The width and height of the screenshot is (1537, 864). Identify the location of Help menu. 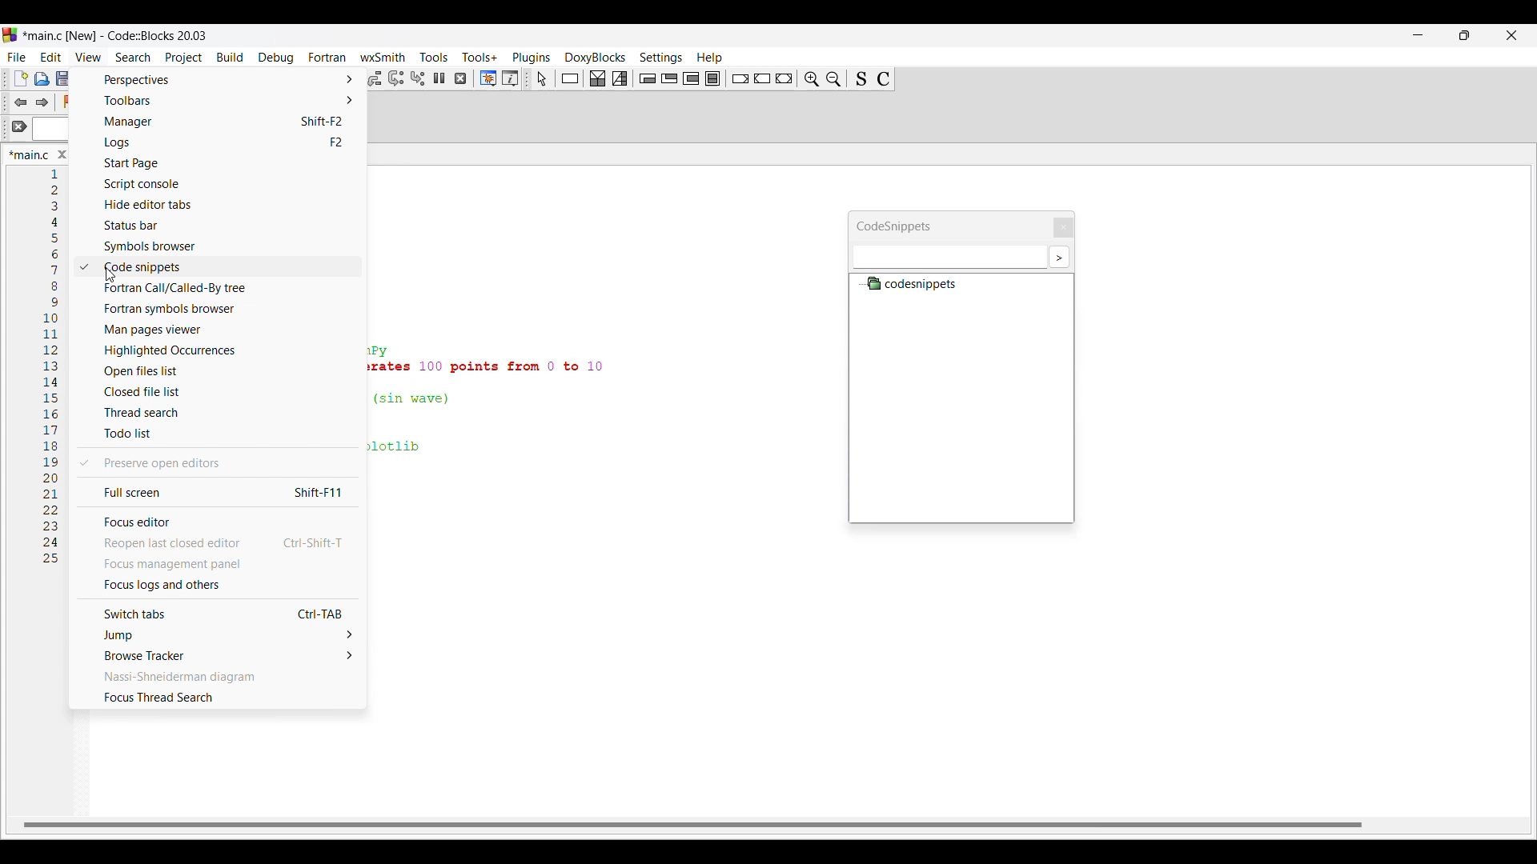
(709, 58).